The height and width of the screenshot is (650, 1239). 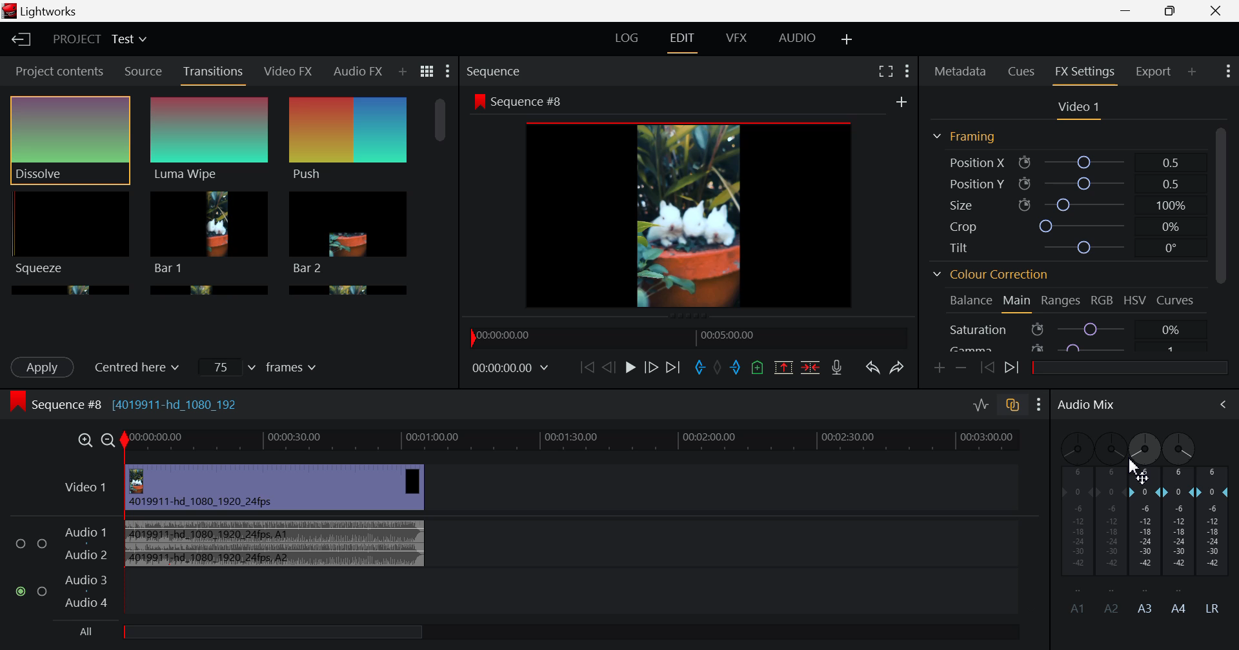 What do you see at coordinates (210, 233) in the screenshot?
I see `Bar 1` at bounding box center [210, 233].